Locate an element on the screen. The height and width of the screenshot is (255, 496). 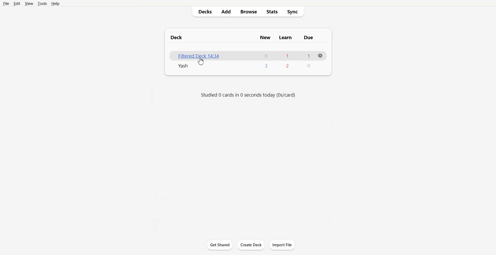
Decks is located at coordinates (203, 12).